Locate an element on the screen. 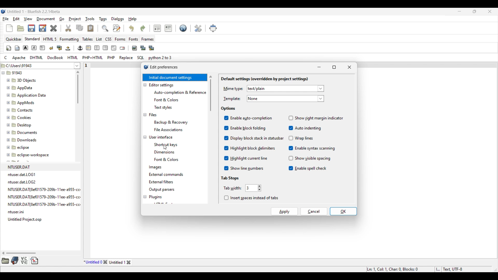 This screenshot has height=280, width=498. AppMods is located at coordinates (20, 102).